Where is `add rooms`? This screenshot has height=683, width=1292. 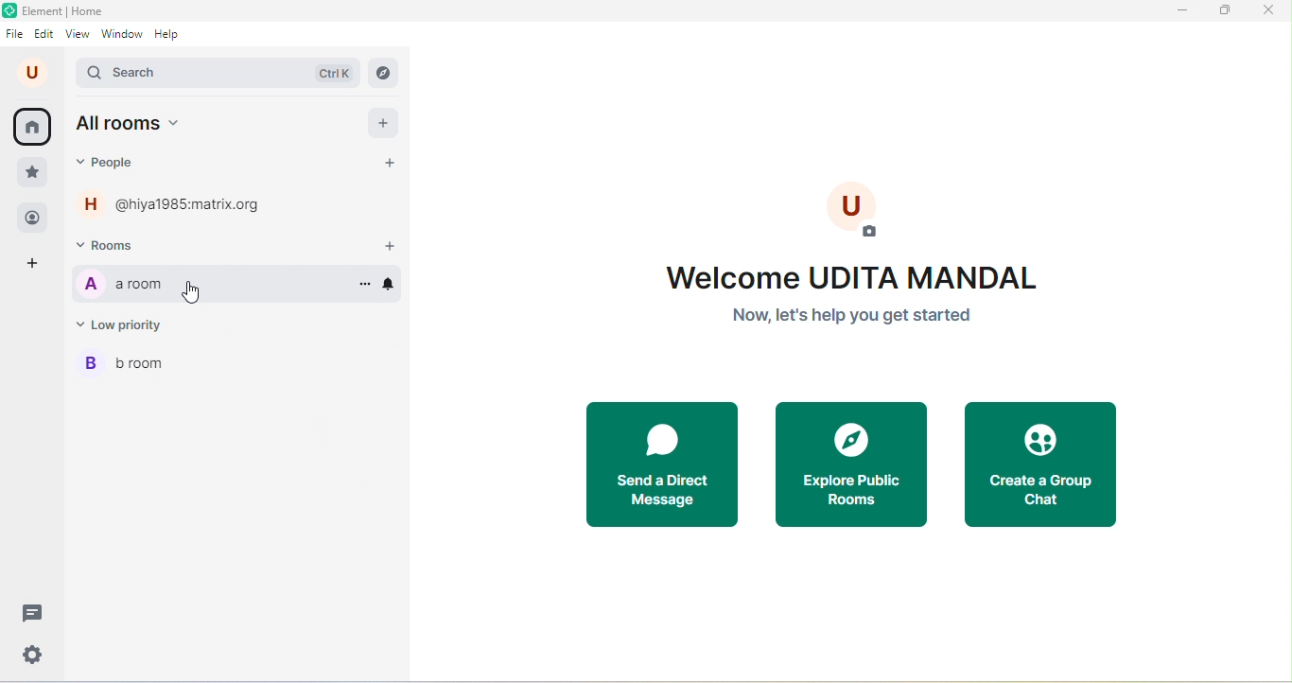
add rooms is located at coordinates (390, 248).